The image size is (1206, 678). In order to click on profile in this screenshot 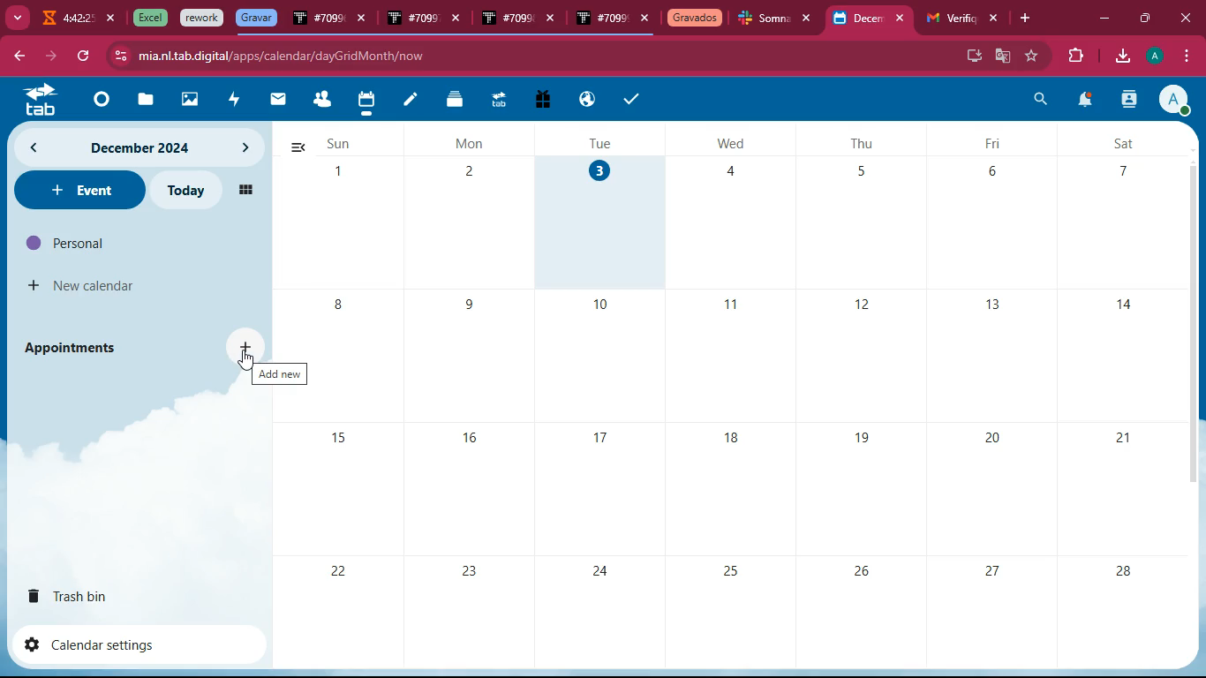, I will do `click(1157, 56)`.